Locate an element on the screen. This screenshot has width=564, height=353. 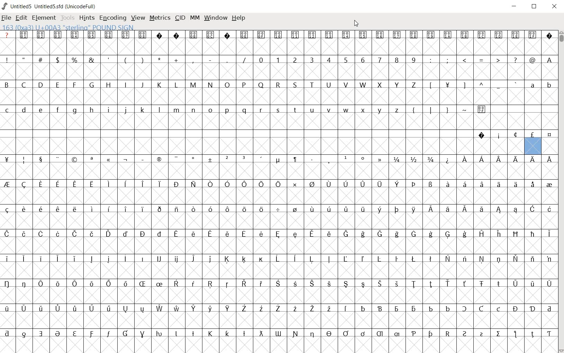
Symbol is located at coordinates (261, 233).